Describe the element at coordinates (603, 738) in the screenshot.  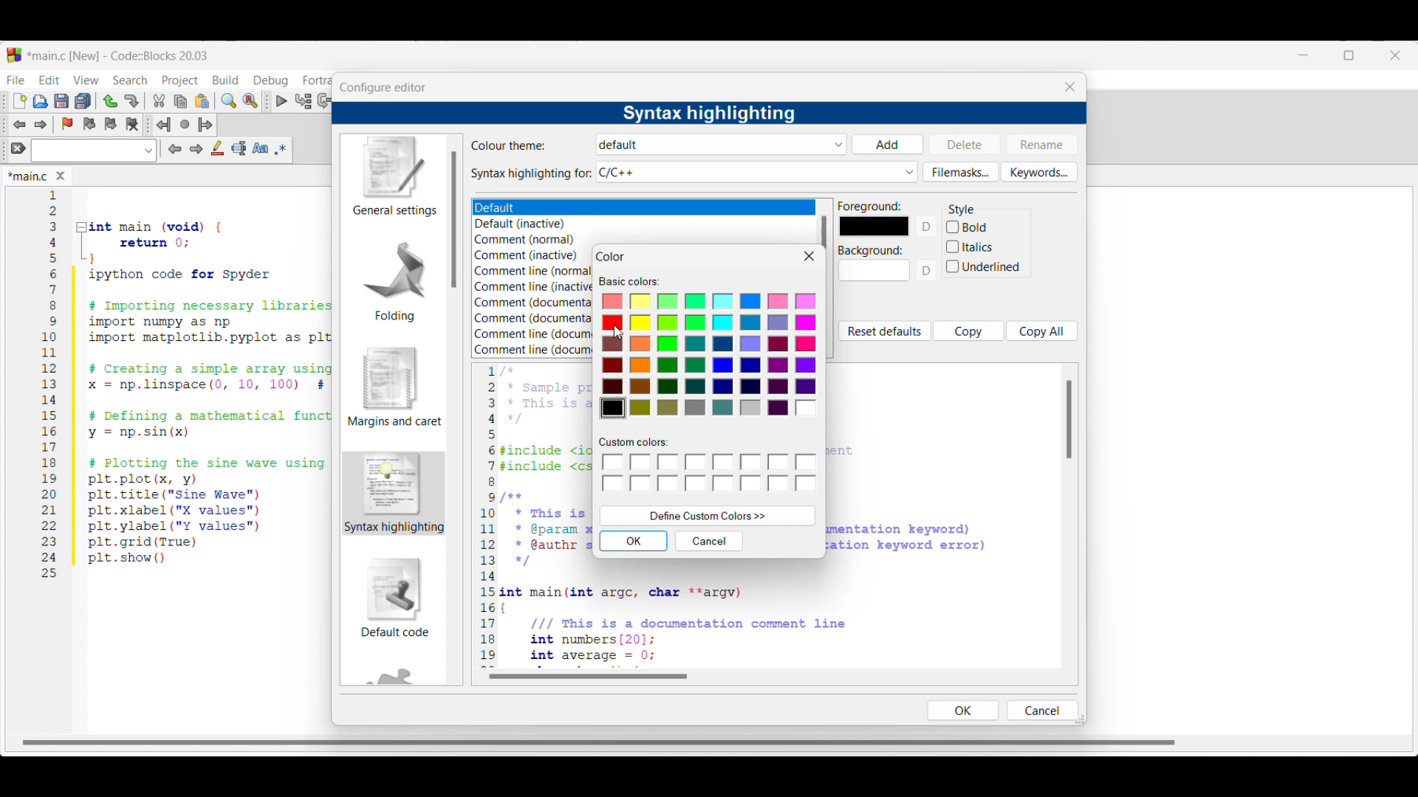
I see `Horizontal scroll bar` at that location.